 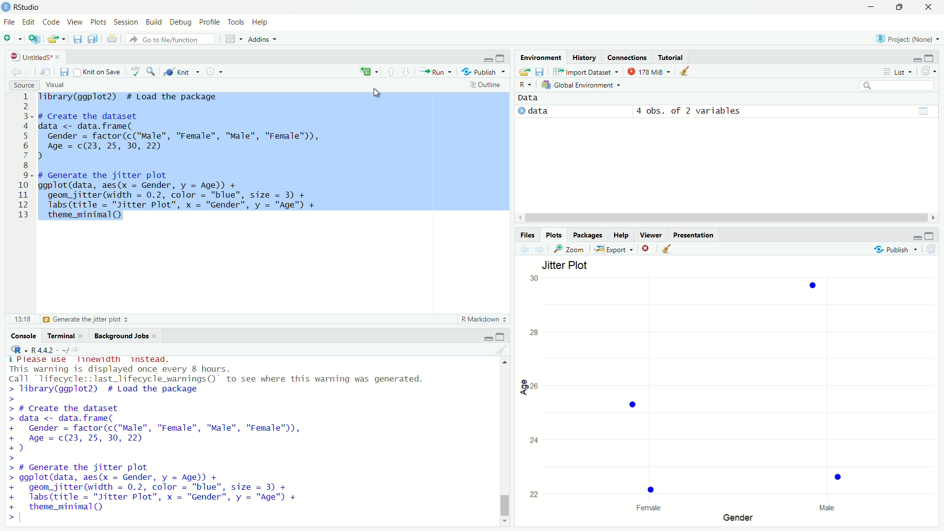 What do you see at coordinates (487, 337) in the screenshot?
I see `minimize` at bounding box center [487, 337].